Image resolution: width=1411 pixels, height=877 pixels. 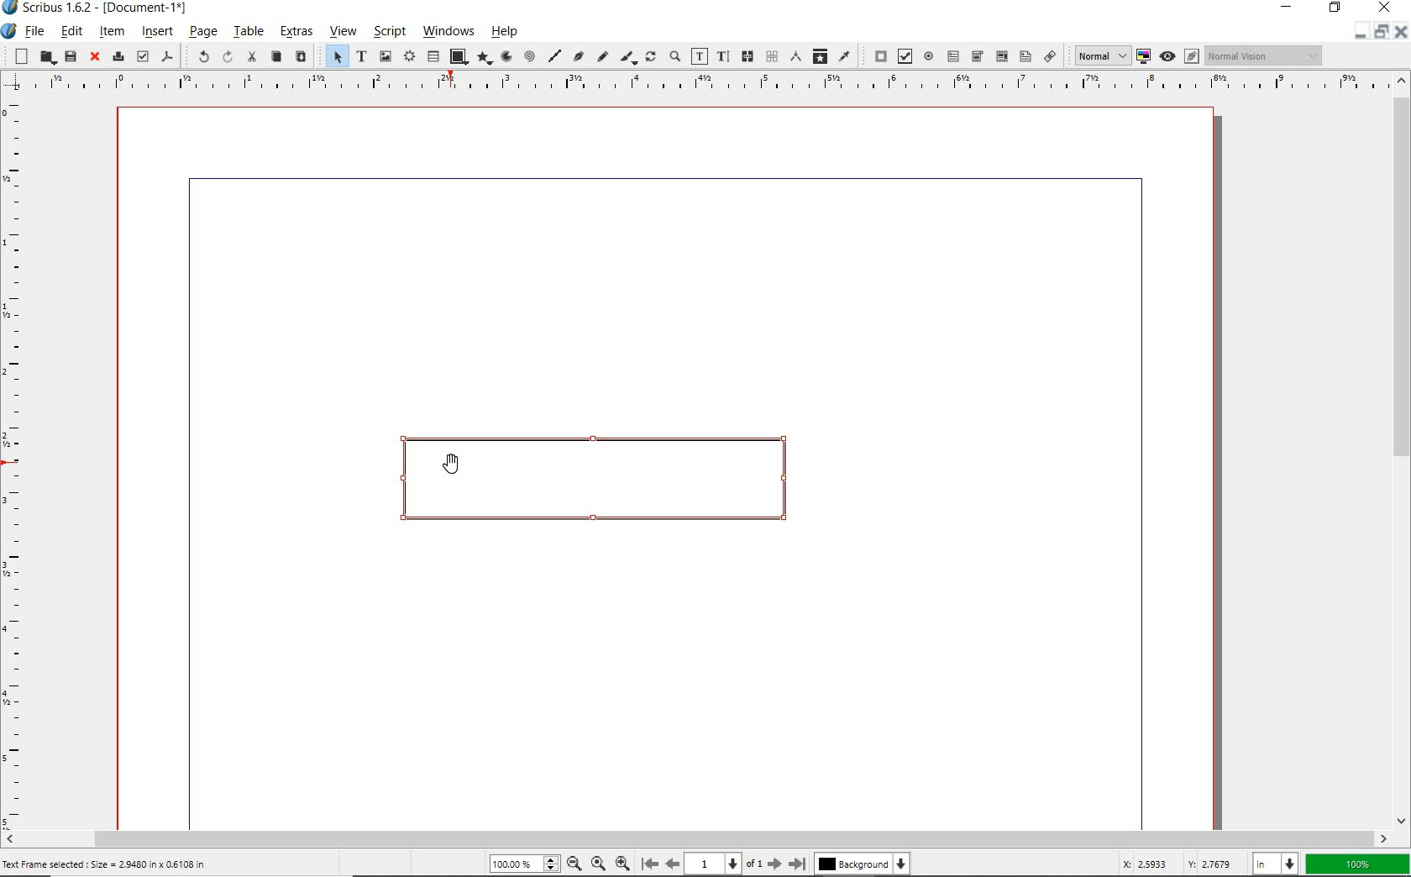 I want to click on measurements, so click(x=795, y=57).